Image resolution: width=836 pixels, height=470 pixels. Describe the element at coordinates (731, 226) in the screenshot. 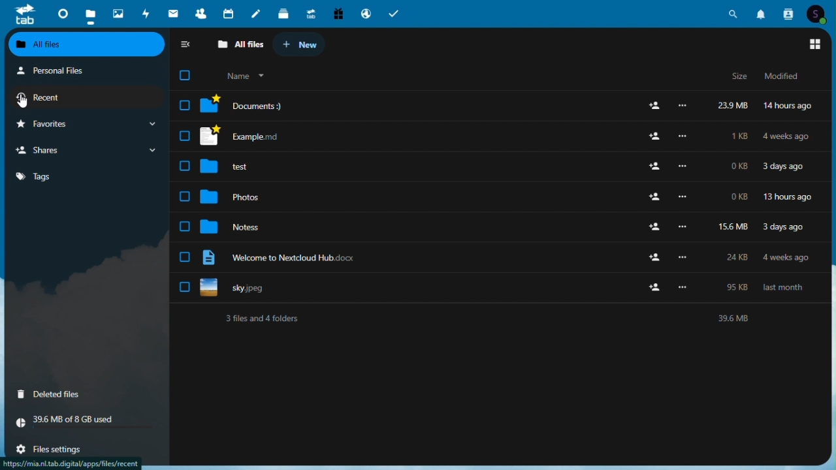

I see `15.6MB` at that location.